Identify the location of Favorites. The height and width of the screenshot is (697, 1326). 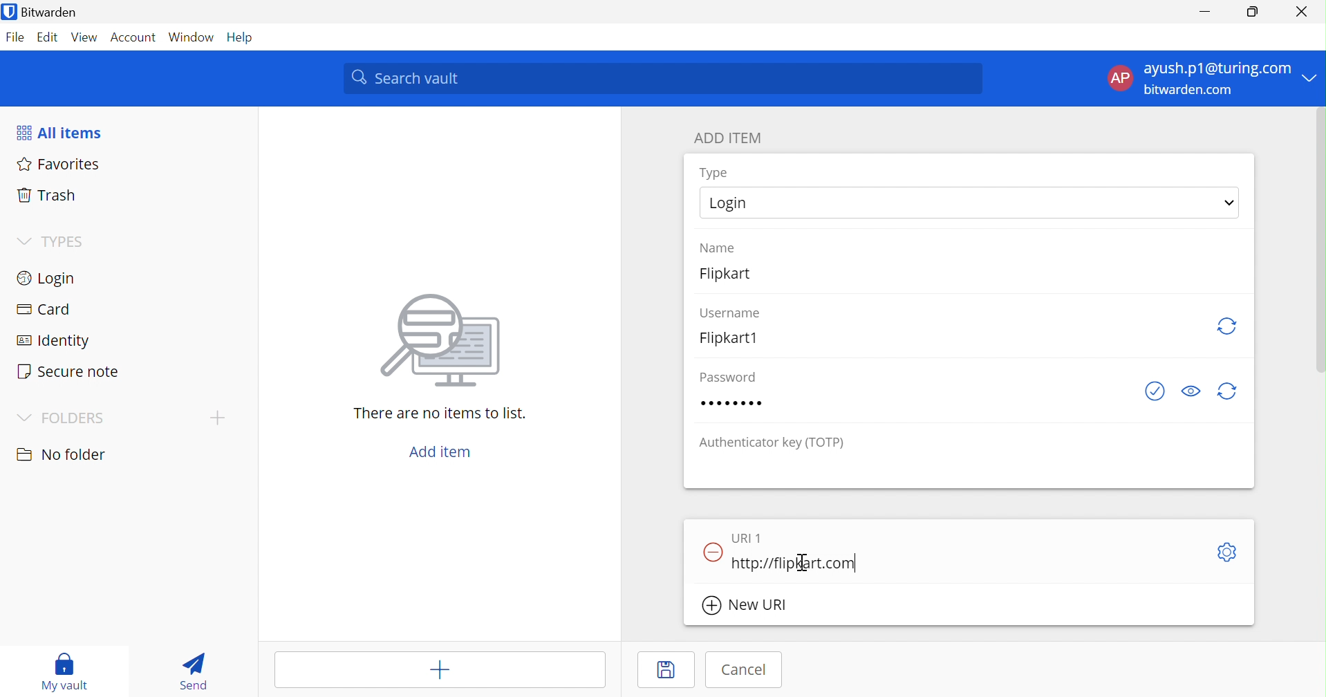
(60, 165).